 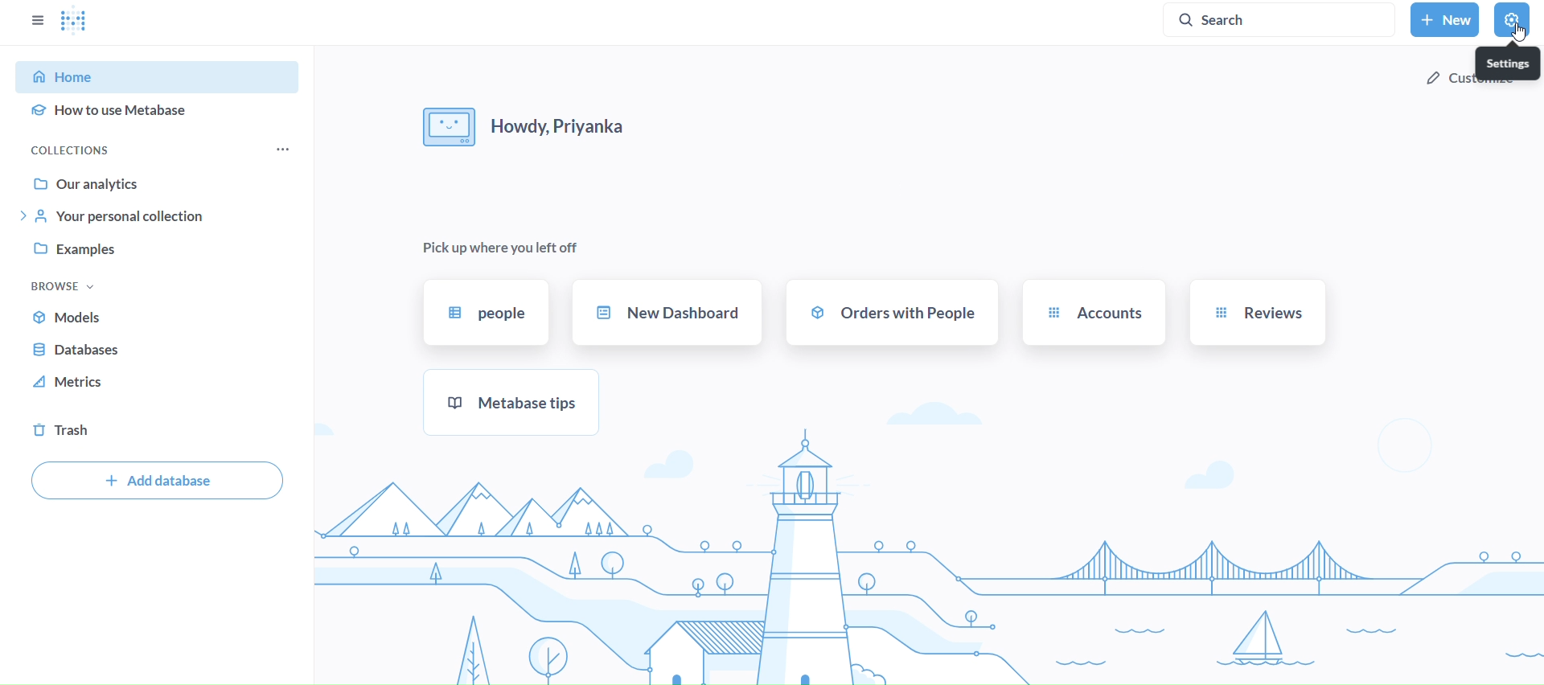 I want to click on cursor, so click(x=1521, y=33).